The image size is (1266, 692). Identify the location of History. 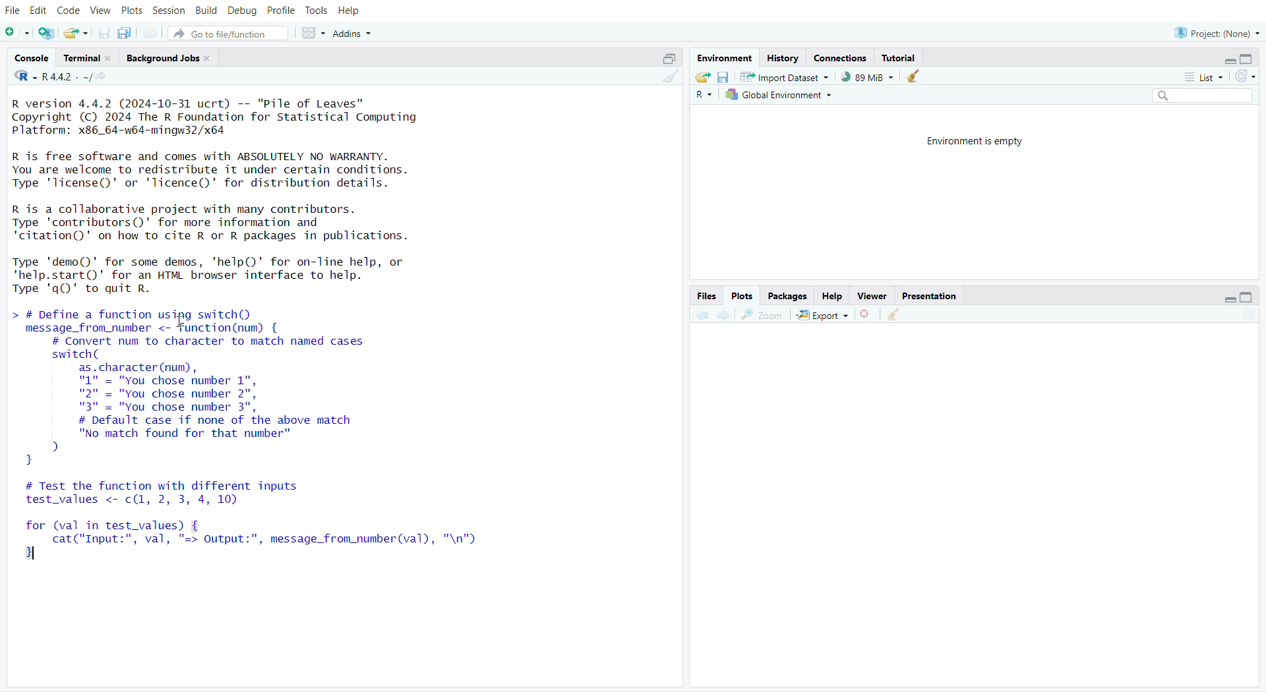
(784, 57).